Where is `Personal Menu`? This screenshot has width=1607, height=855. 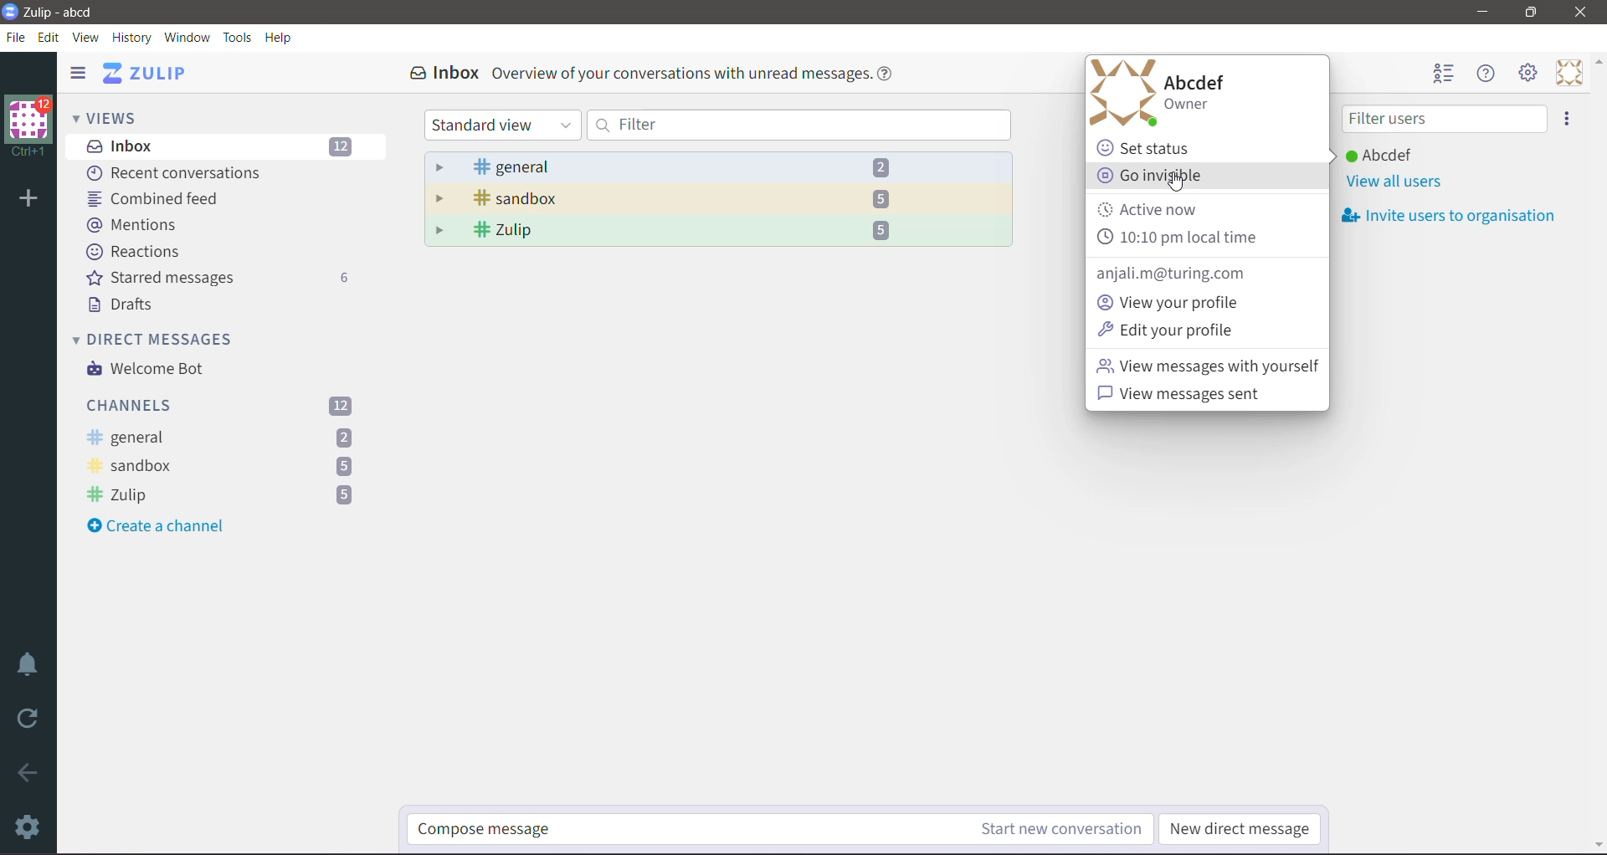
Personal Menu is located at coordinates (1568, 73).